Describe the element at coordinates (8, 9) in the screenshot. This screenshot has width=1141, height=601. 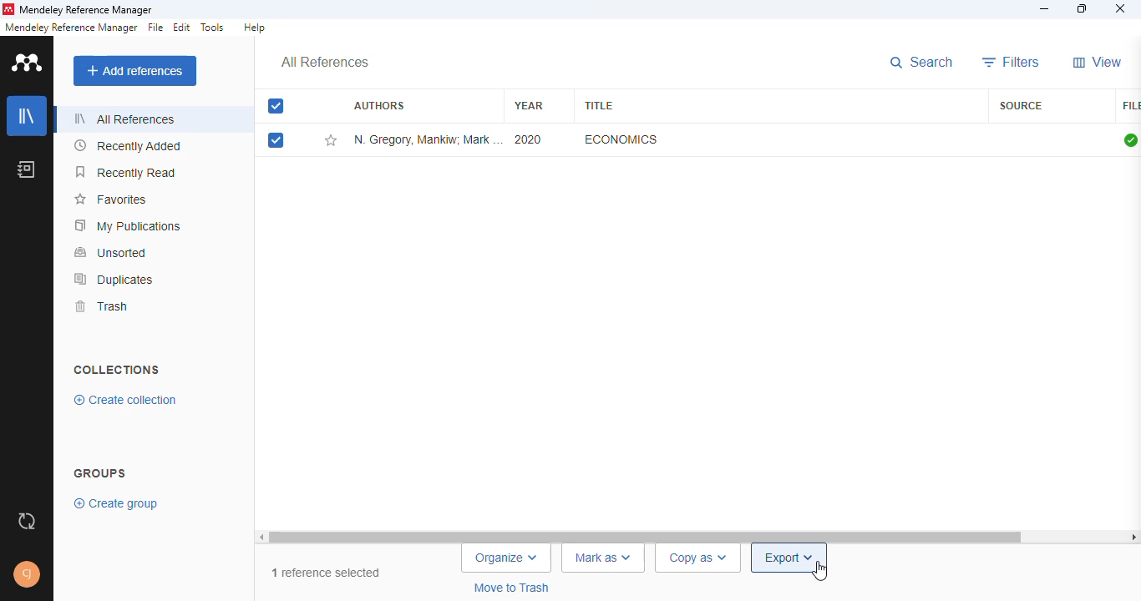
I see `logo` at that location.